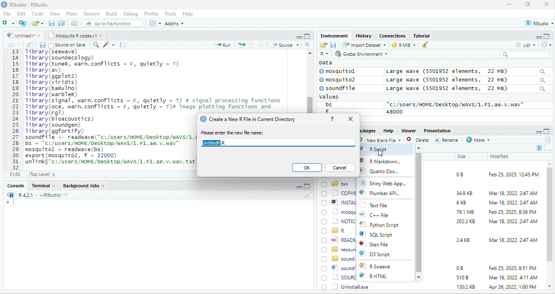 Image resolution: width=555 pixels, height=294 pixels. I want to click on 24KB, so click(462, 239).